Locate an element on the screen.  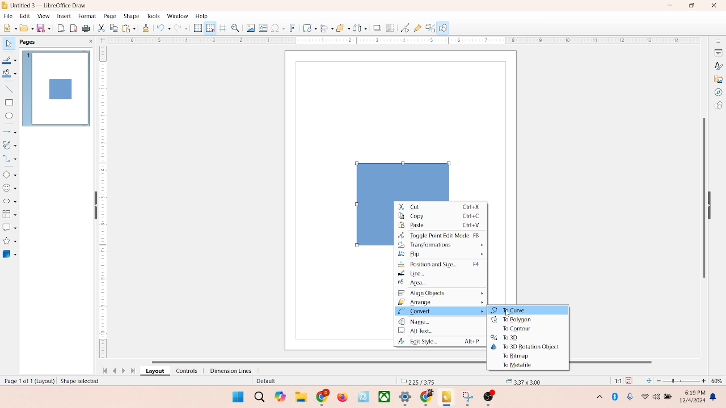
coordinates is located at coordinates (418, 380).